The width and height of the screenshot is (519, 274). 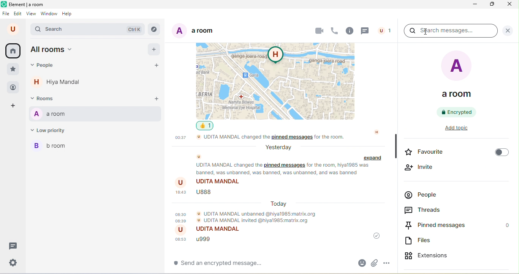 I want to click on send an encrypted message, so click(x=228, y=265).